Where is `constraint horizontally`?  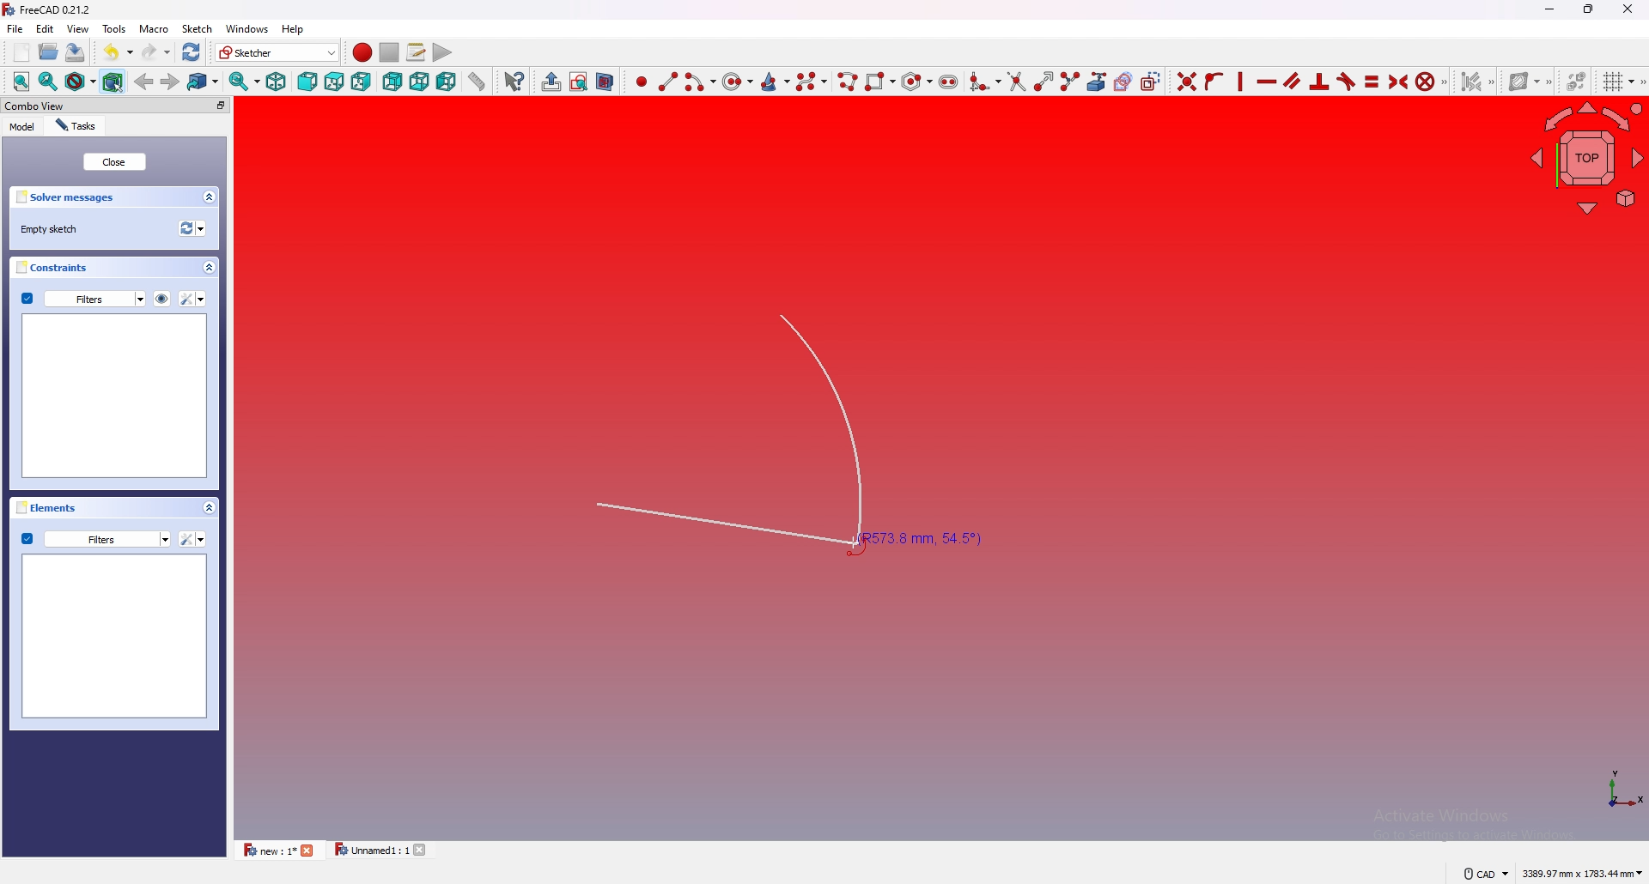 constraint horizontally is located at coordinates (1267, 81).